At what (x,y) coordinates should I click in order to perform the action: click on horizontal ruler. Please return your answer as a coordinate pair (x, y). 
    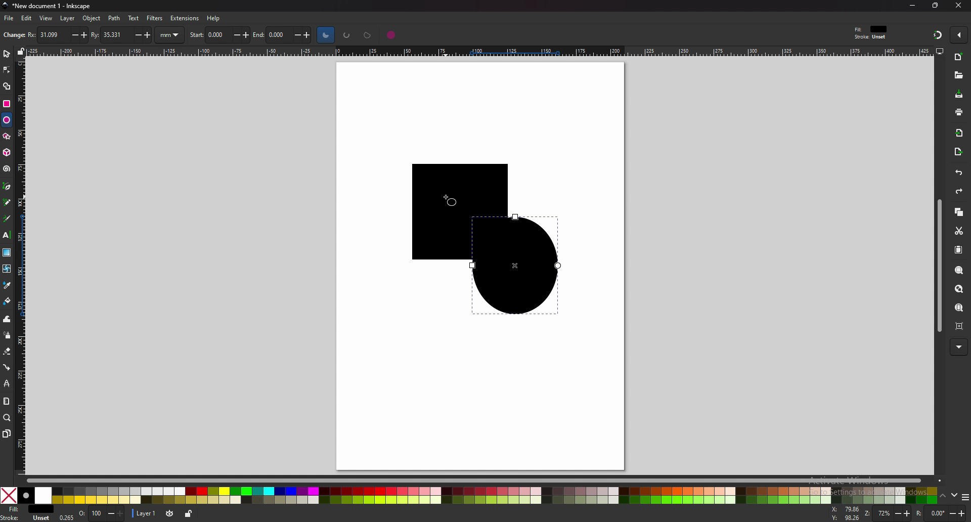
    Looking at the image, I should click on (475, 51).